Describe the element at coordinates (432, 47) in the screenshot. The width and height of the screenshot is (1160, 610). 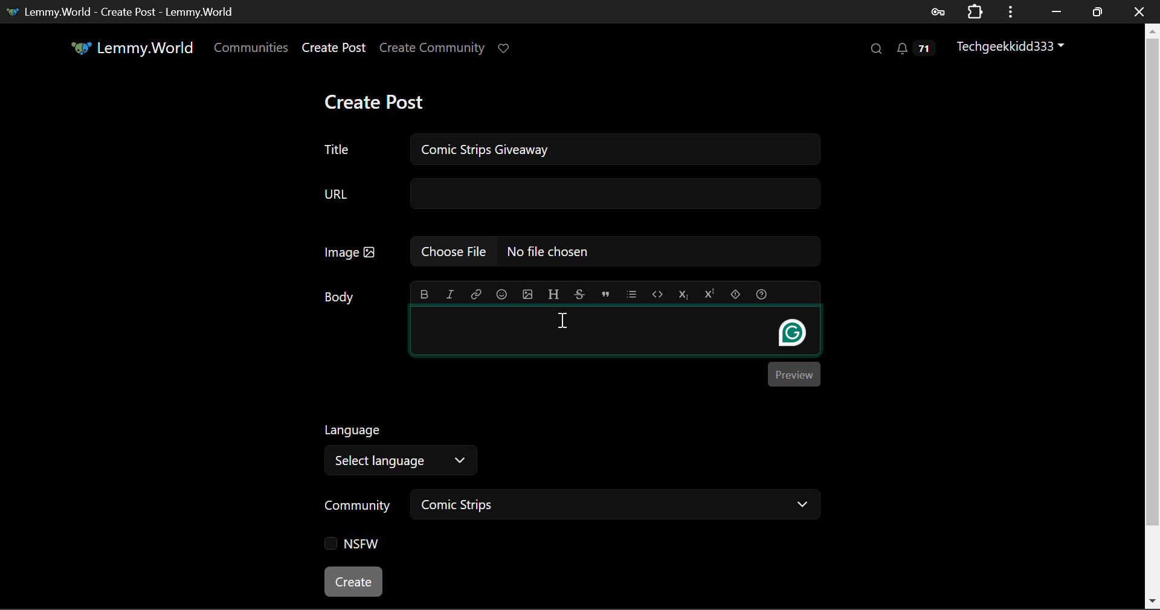
I see `Create Community` at that location.